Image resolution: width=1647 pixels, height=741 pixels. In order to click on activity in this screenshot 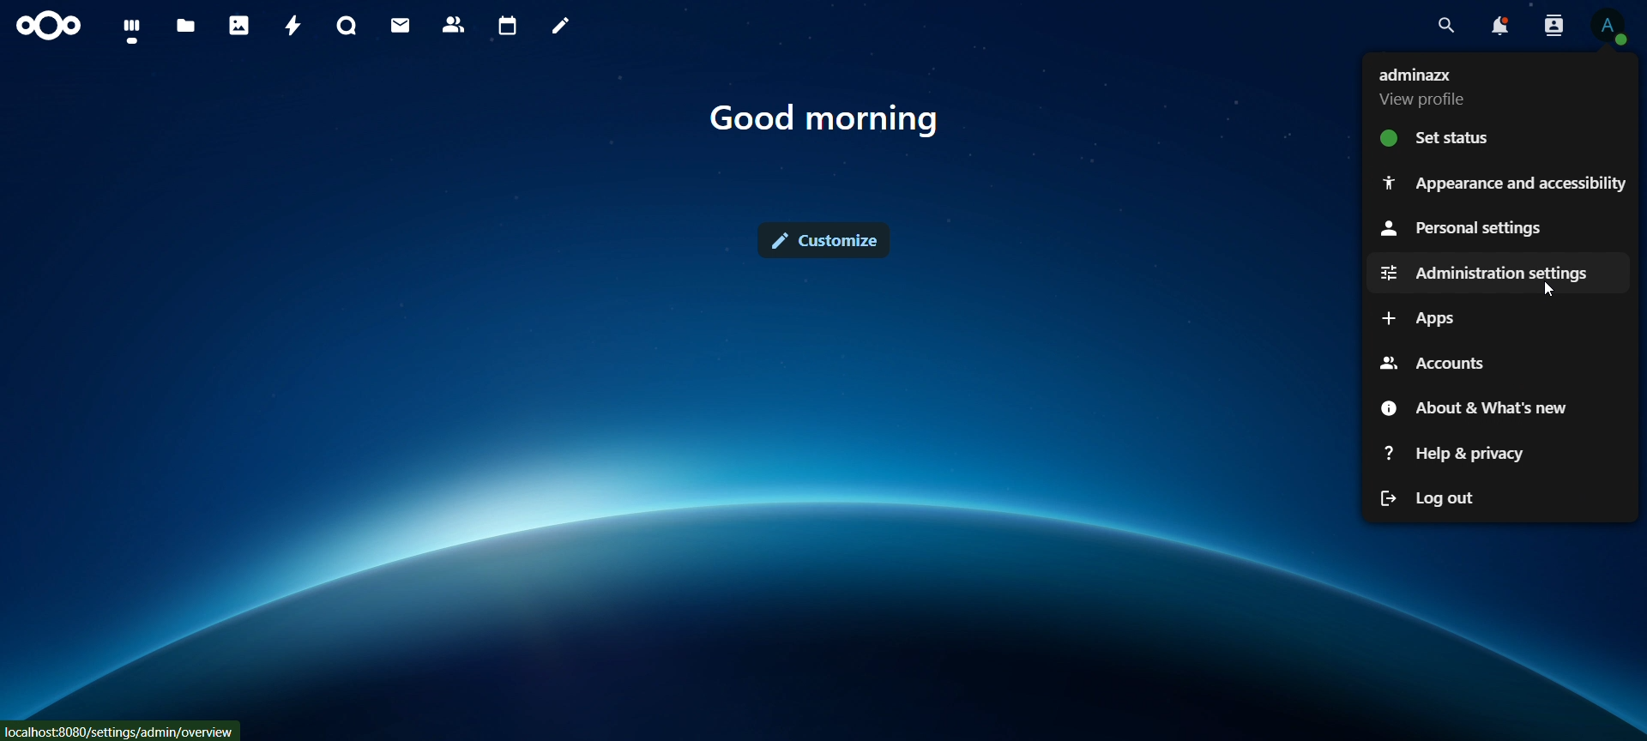, I will do `click(295, 26)`.